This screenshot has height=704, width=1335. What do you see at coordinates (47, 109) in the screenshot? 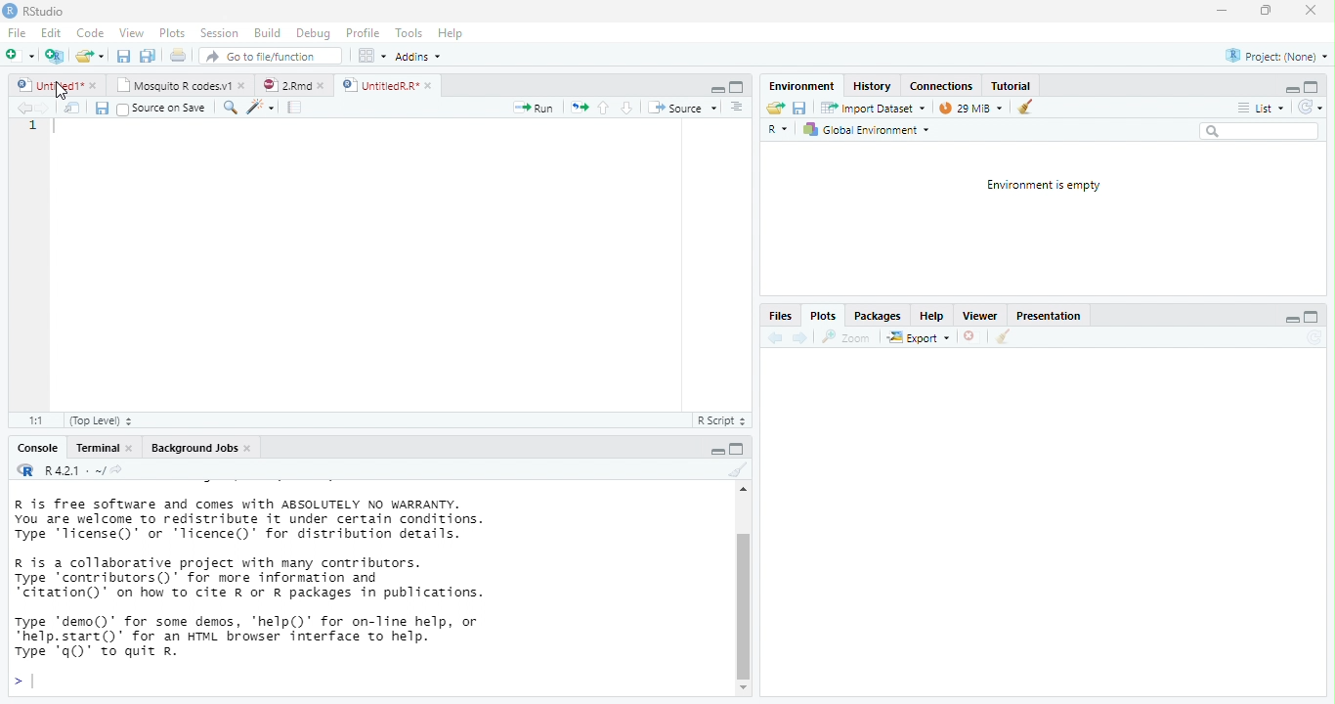
I see `next` at bounding box center [47, 109].